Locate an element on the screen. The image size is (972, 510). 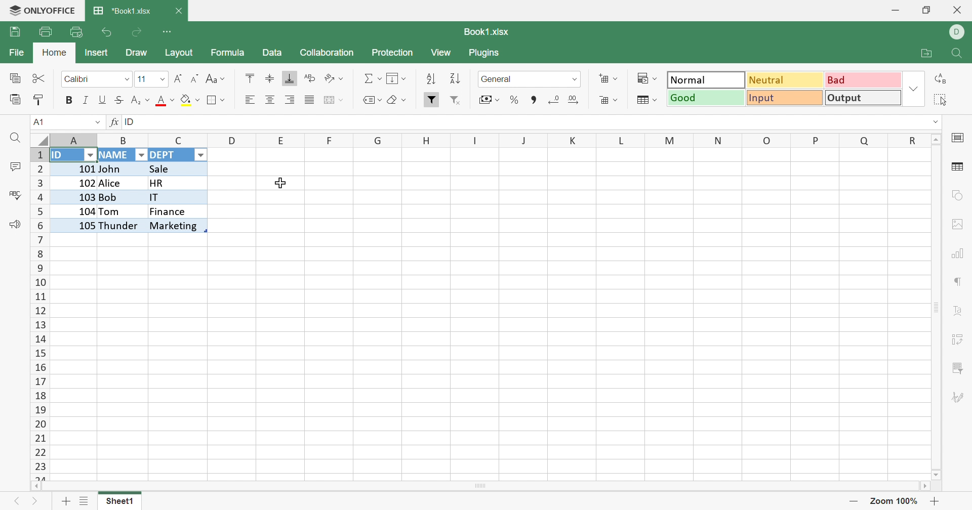
John is located at coordinates (113, 169).